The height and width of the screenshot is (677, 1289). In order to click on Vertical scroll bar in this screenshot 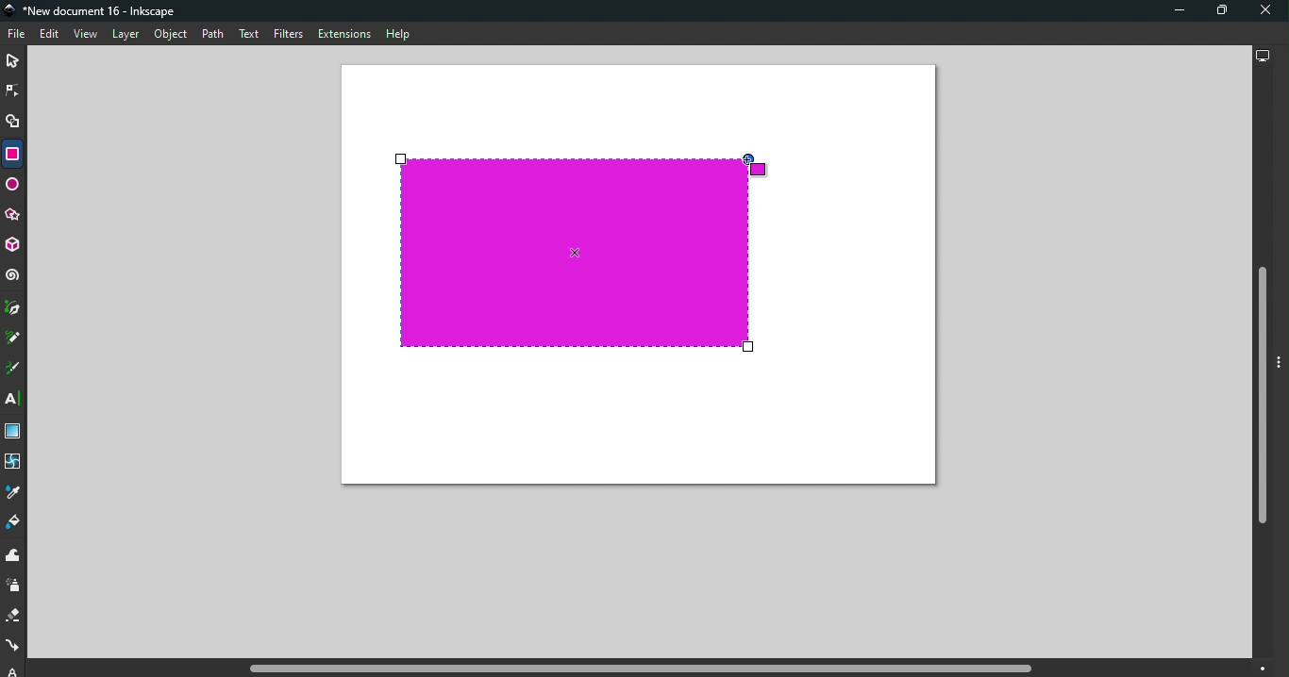, I will do `click(1261, 365)`.